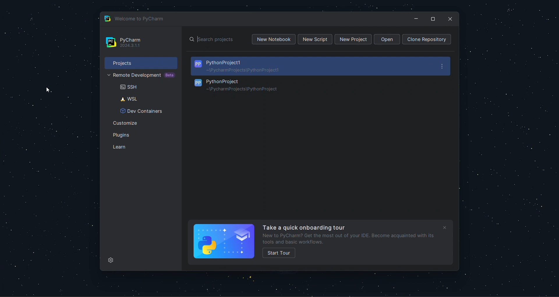 The image size is (559, 297). What do you see at coordinates (47, 90) in the screenshot?
I see `cursor` at bounding box center [47, 90].